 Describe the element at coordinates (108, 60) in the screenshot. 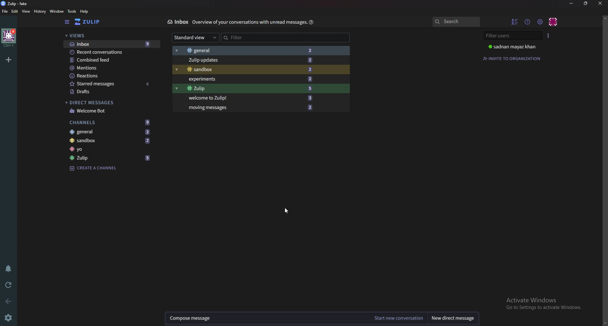

I see `Combine feed` at that location.